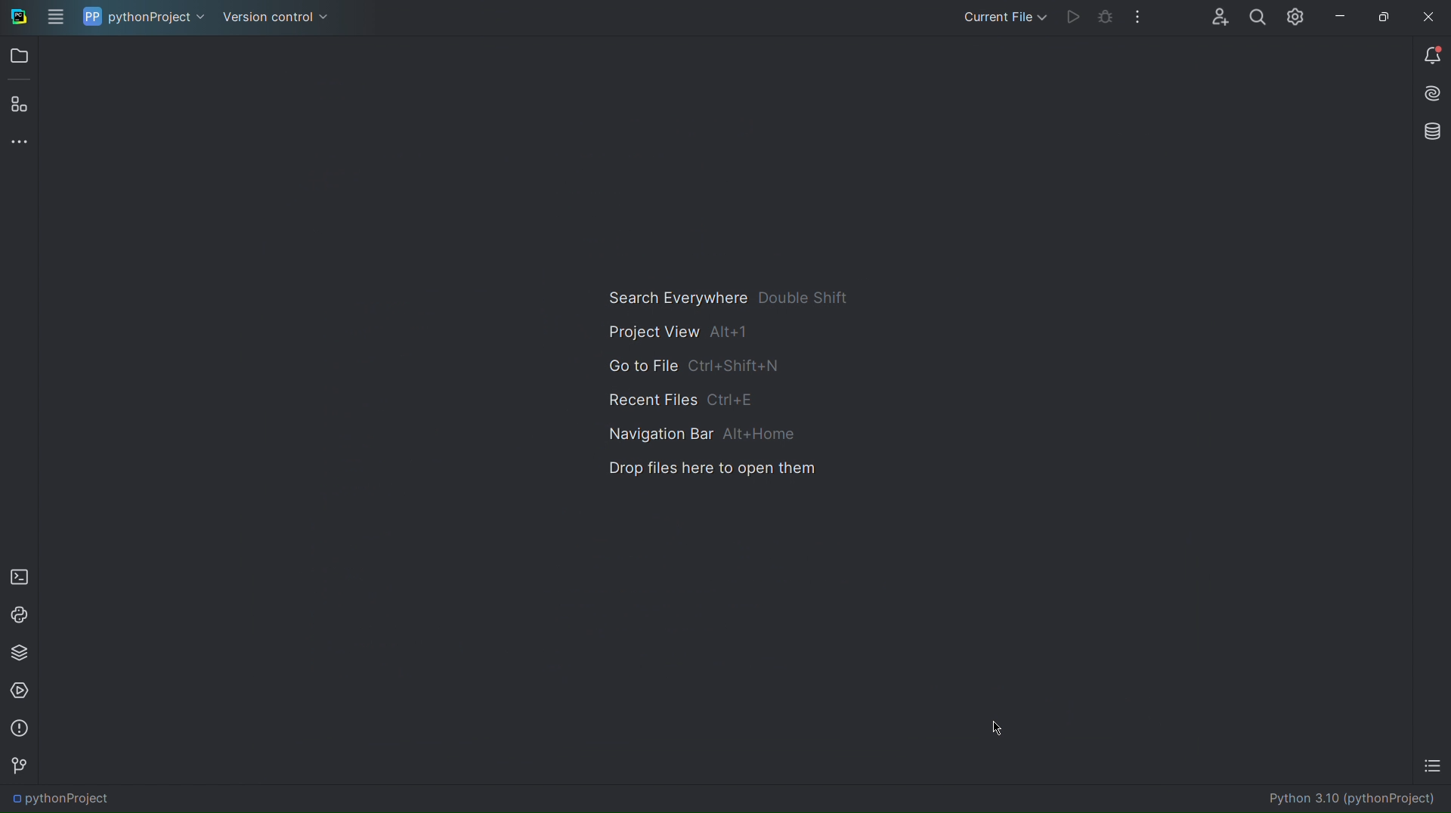 The width and height of the screenshot is (1451, 813). I want to click on Navigation Bar, so click(695, 435).